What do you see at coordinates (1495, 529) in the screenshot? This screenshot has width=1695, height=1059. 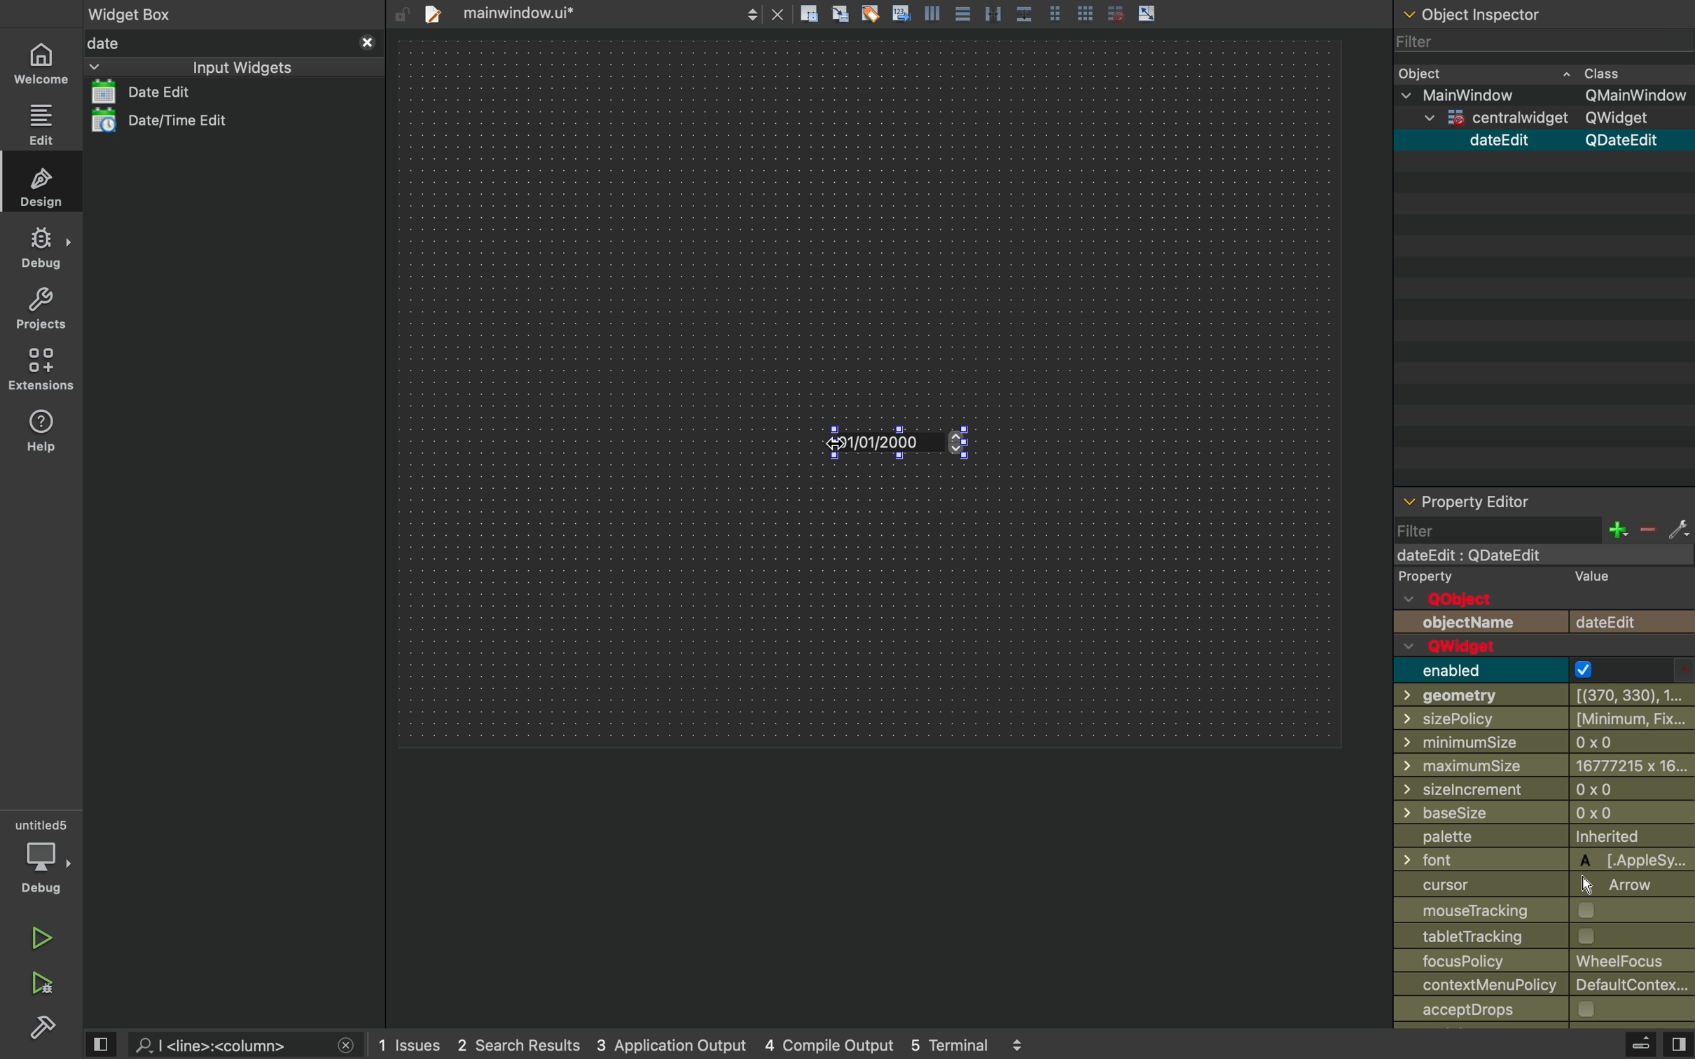 I see `filter` at bounding box center [1495, 529].